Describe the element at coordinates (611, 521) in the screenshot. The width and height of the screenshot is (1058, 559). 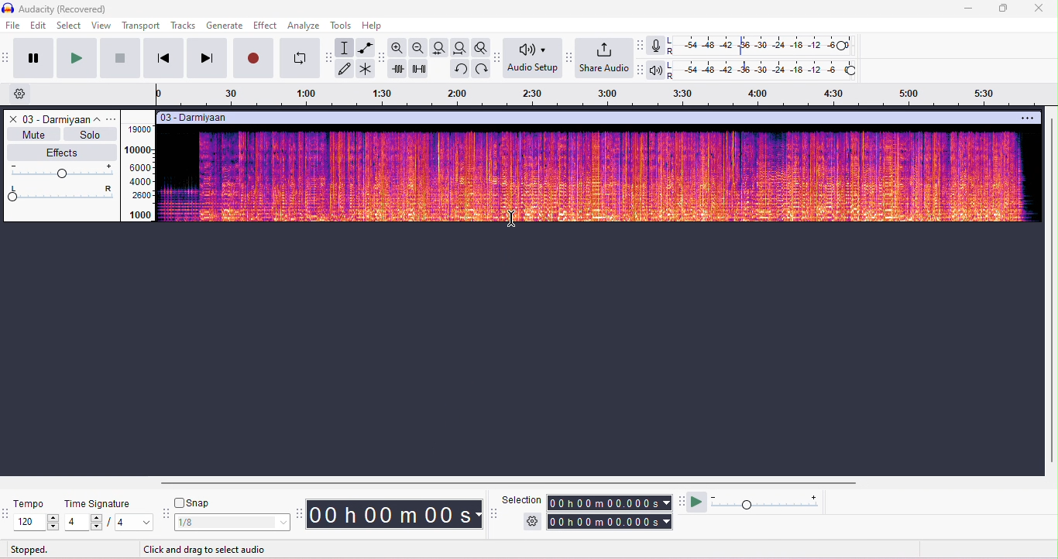
I see `selected time` at that location.